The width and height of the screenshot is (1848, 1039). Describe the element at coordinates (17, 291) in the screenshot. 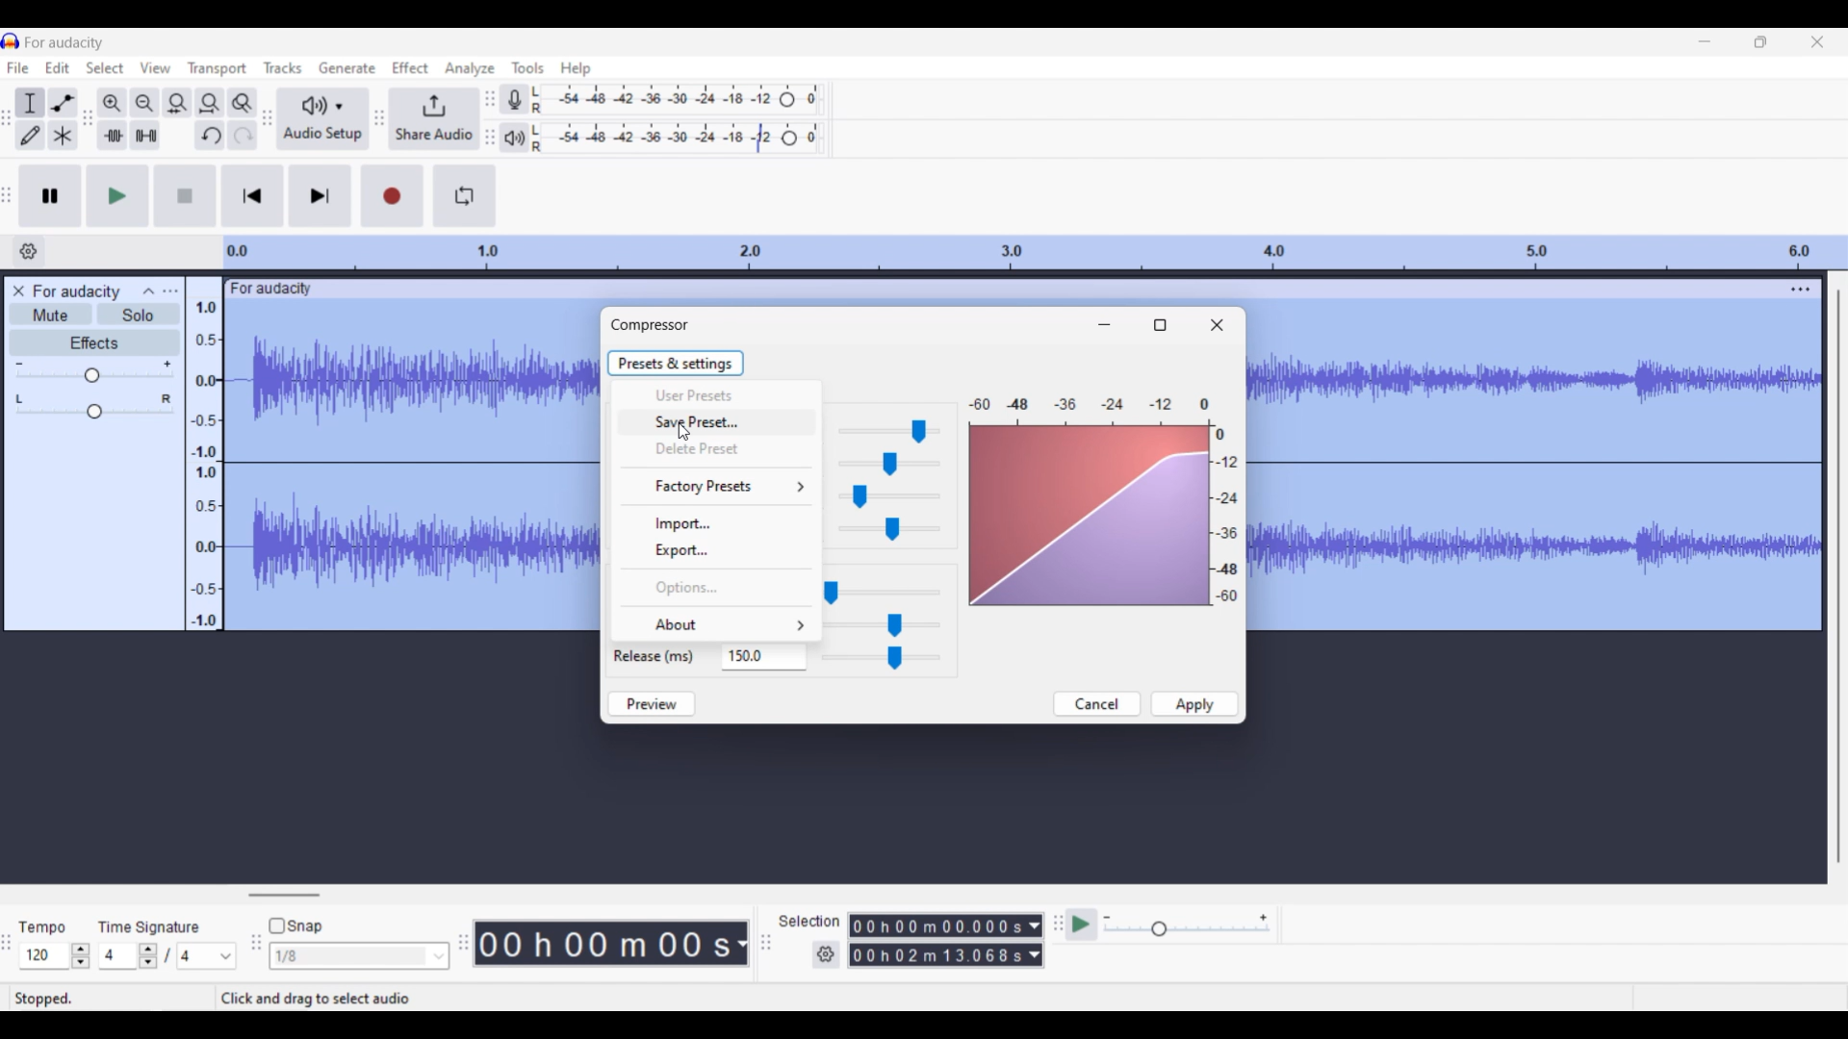

I see `Close track` at that location.